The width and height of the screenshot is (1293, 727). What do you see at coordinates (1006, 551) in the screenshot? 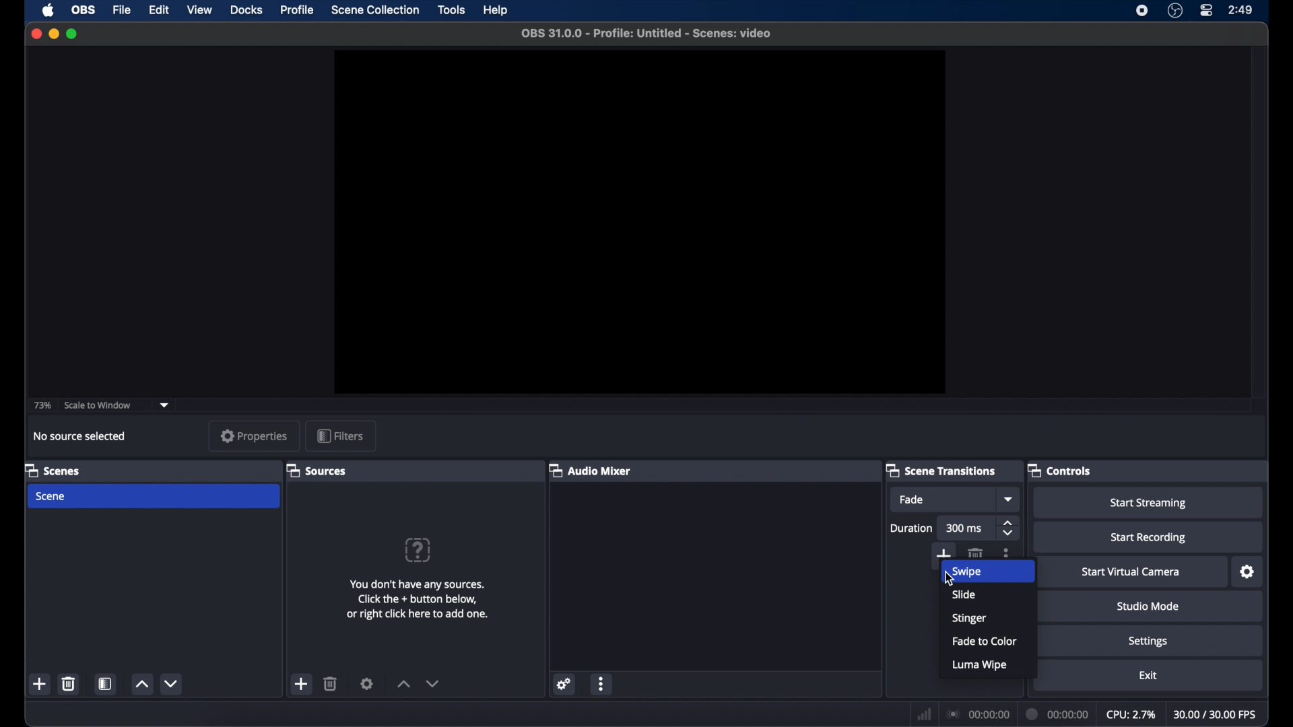
I see `moreoptions` at bounding box center [1006, 551].